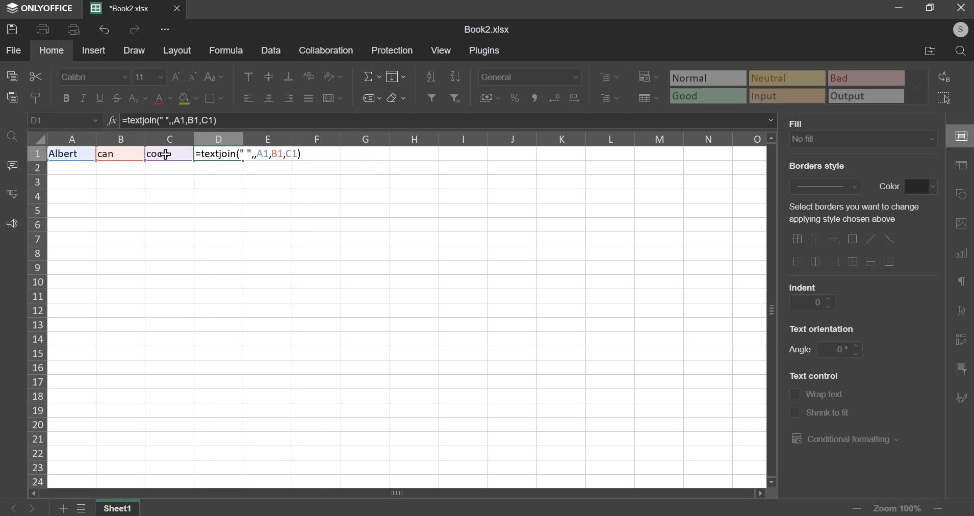 This screenshot has height=516, width=974. What do you see at coordinates (12, 76) in the screenshot?
I see `copy` at bounding box center [12, 76].